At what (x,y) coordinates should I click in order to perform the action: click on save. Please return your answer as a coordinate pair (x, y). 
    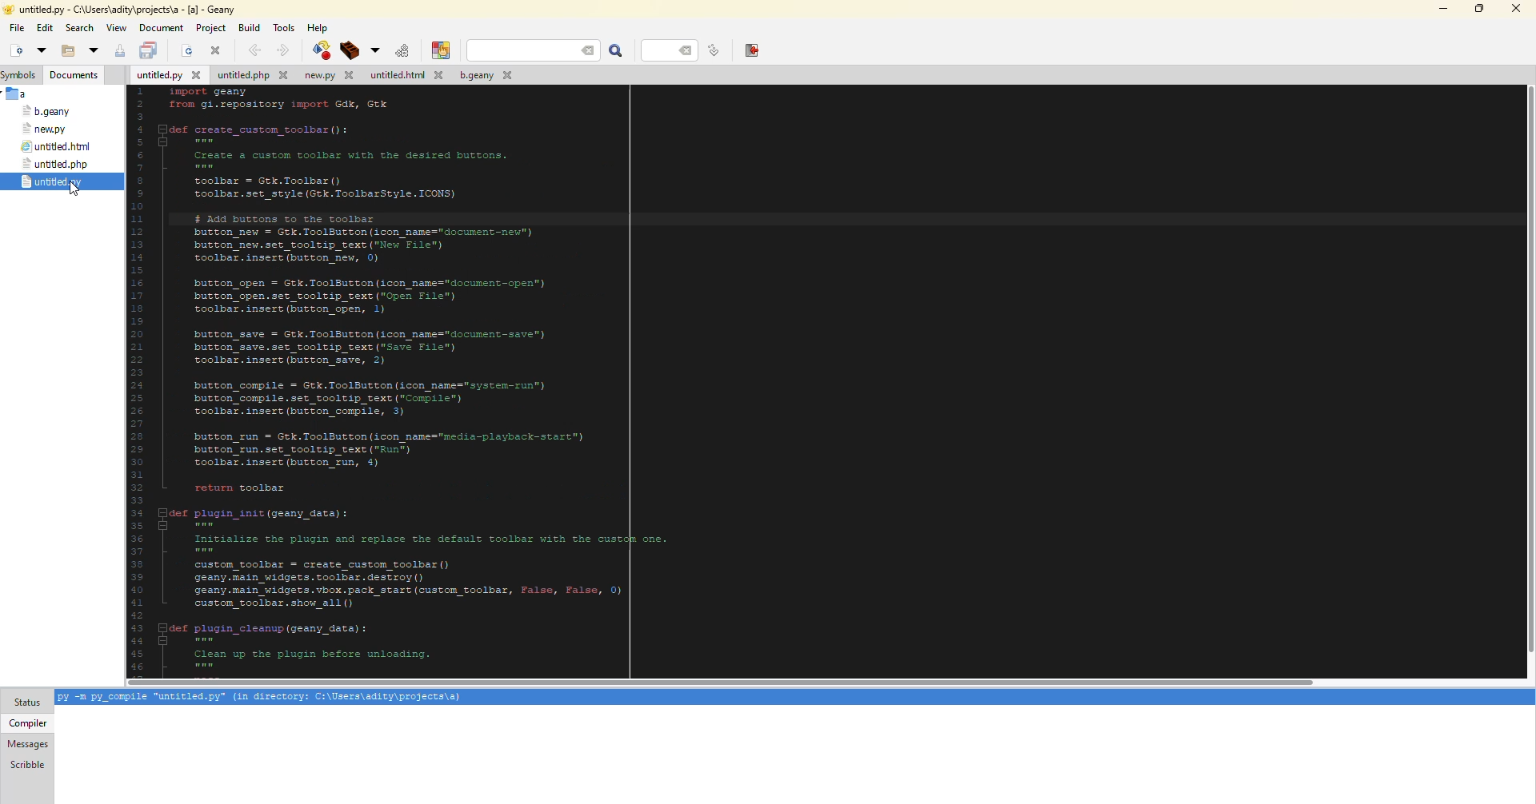
    Looking at the image, I should click on (150, 50).